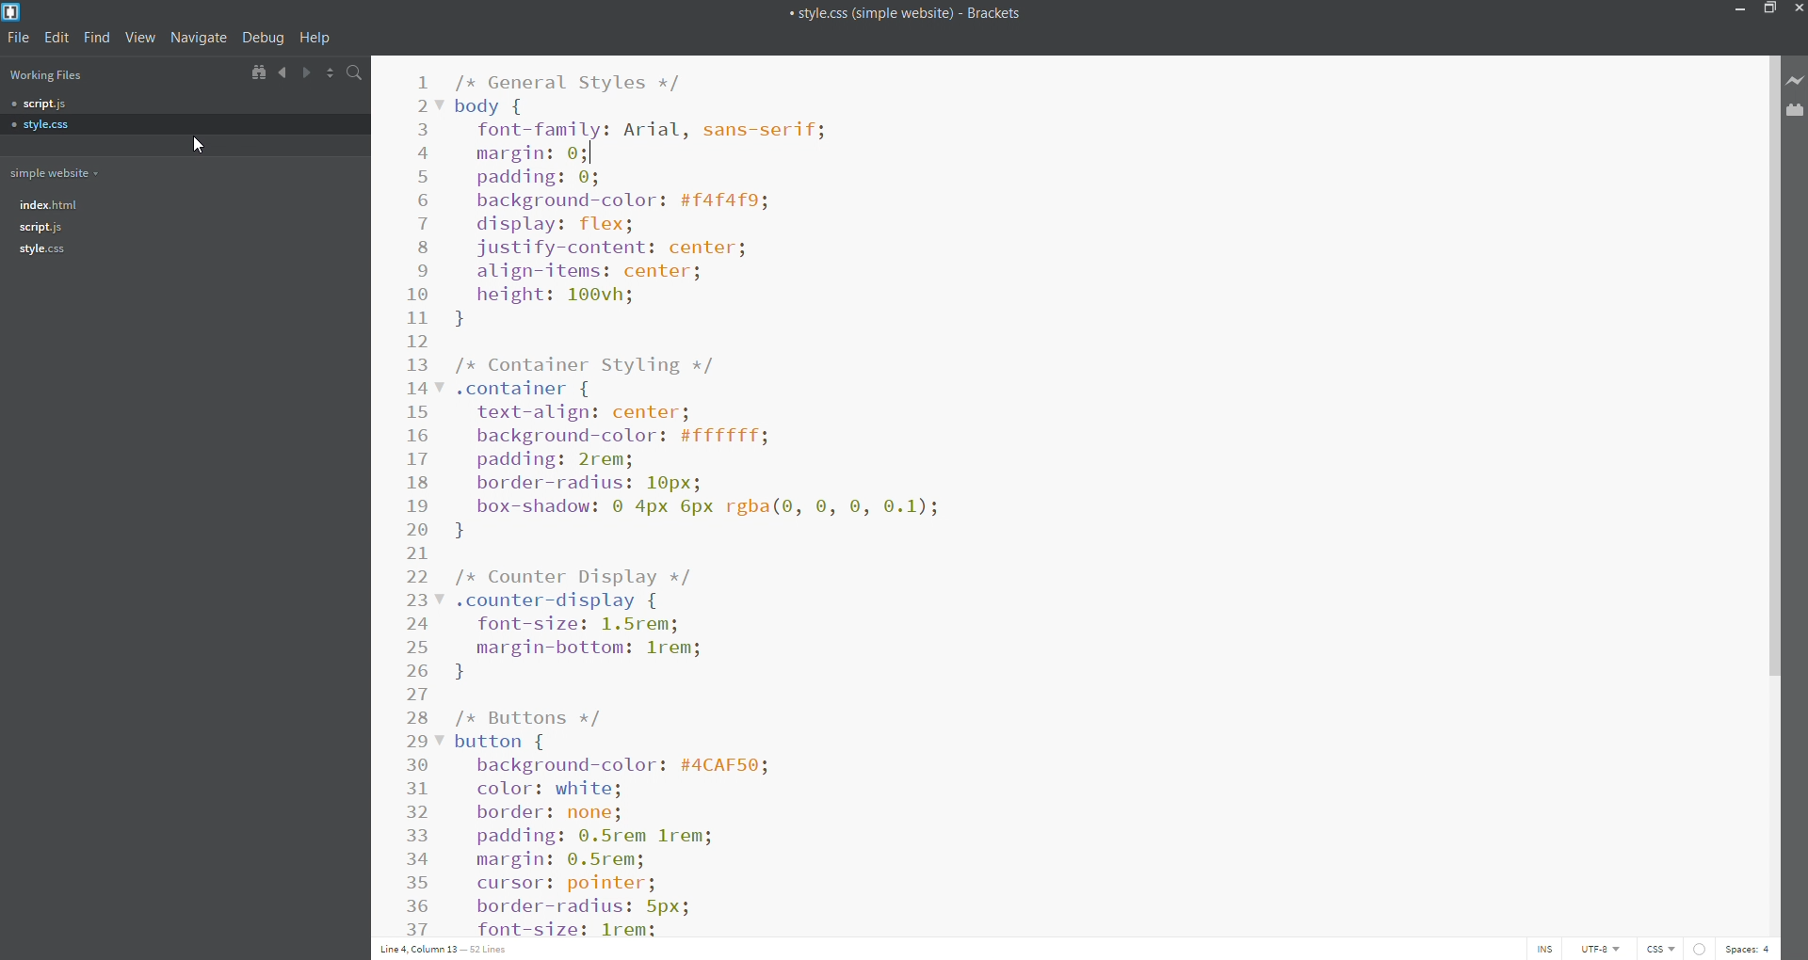  What do you see at coordinates (1103, 492) in the screenshot?
I see `simple css styling` at bounding box center [1103, 492].